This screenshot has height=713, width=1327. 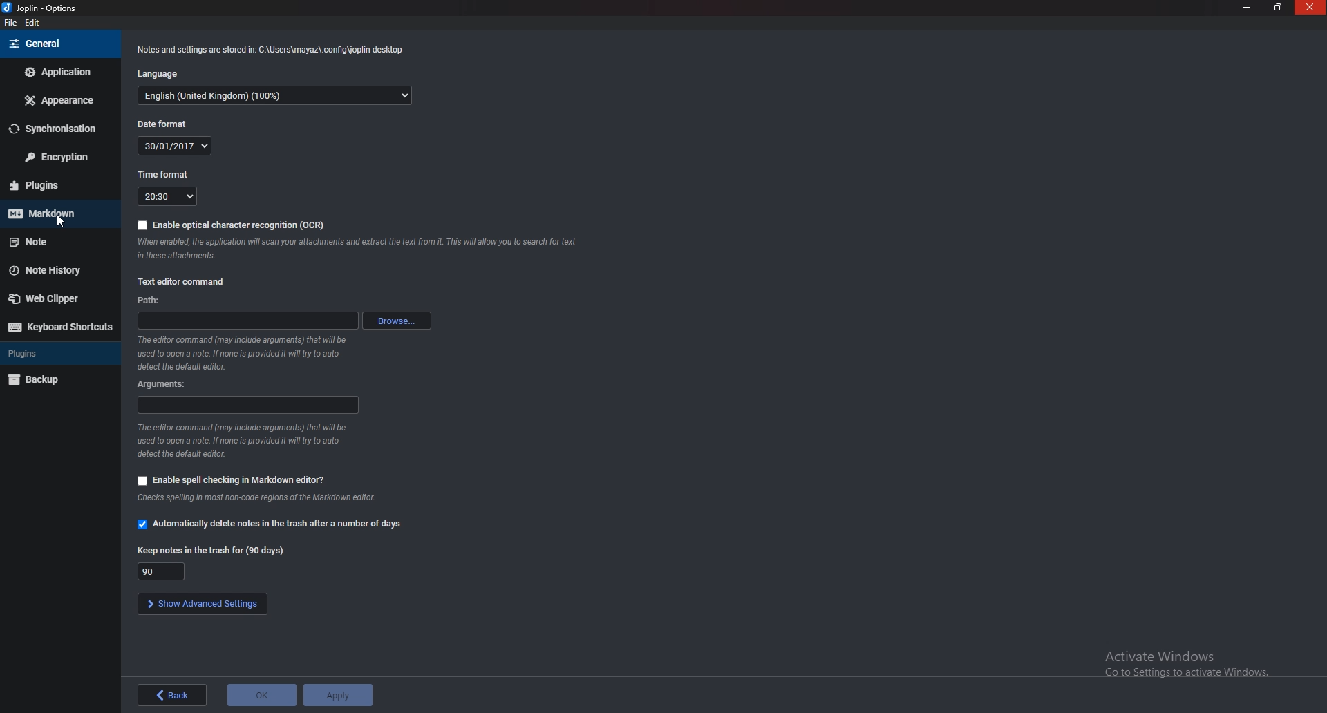 I want to click on Synchronization, so click(x=57, y=130).